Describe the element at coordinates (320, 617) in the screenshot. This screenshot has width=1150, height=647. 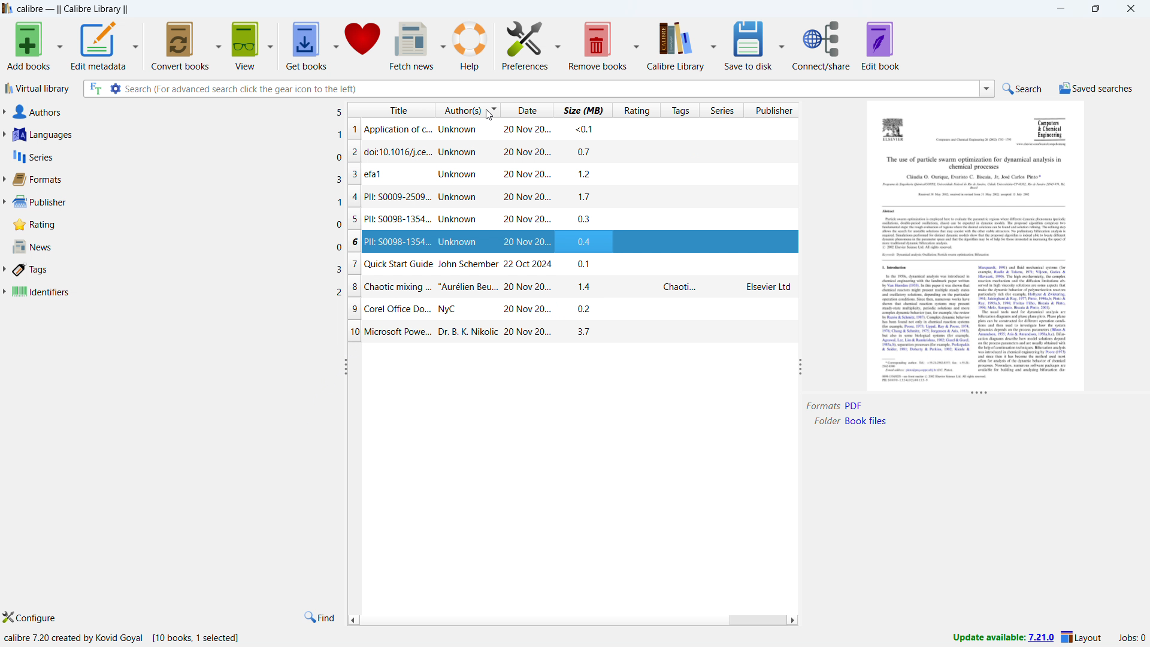
I see `find in tags` at that location.